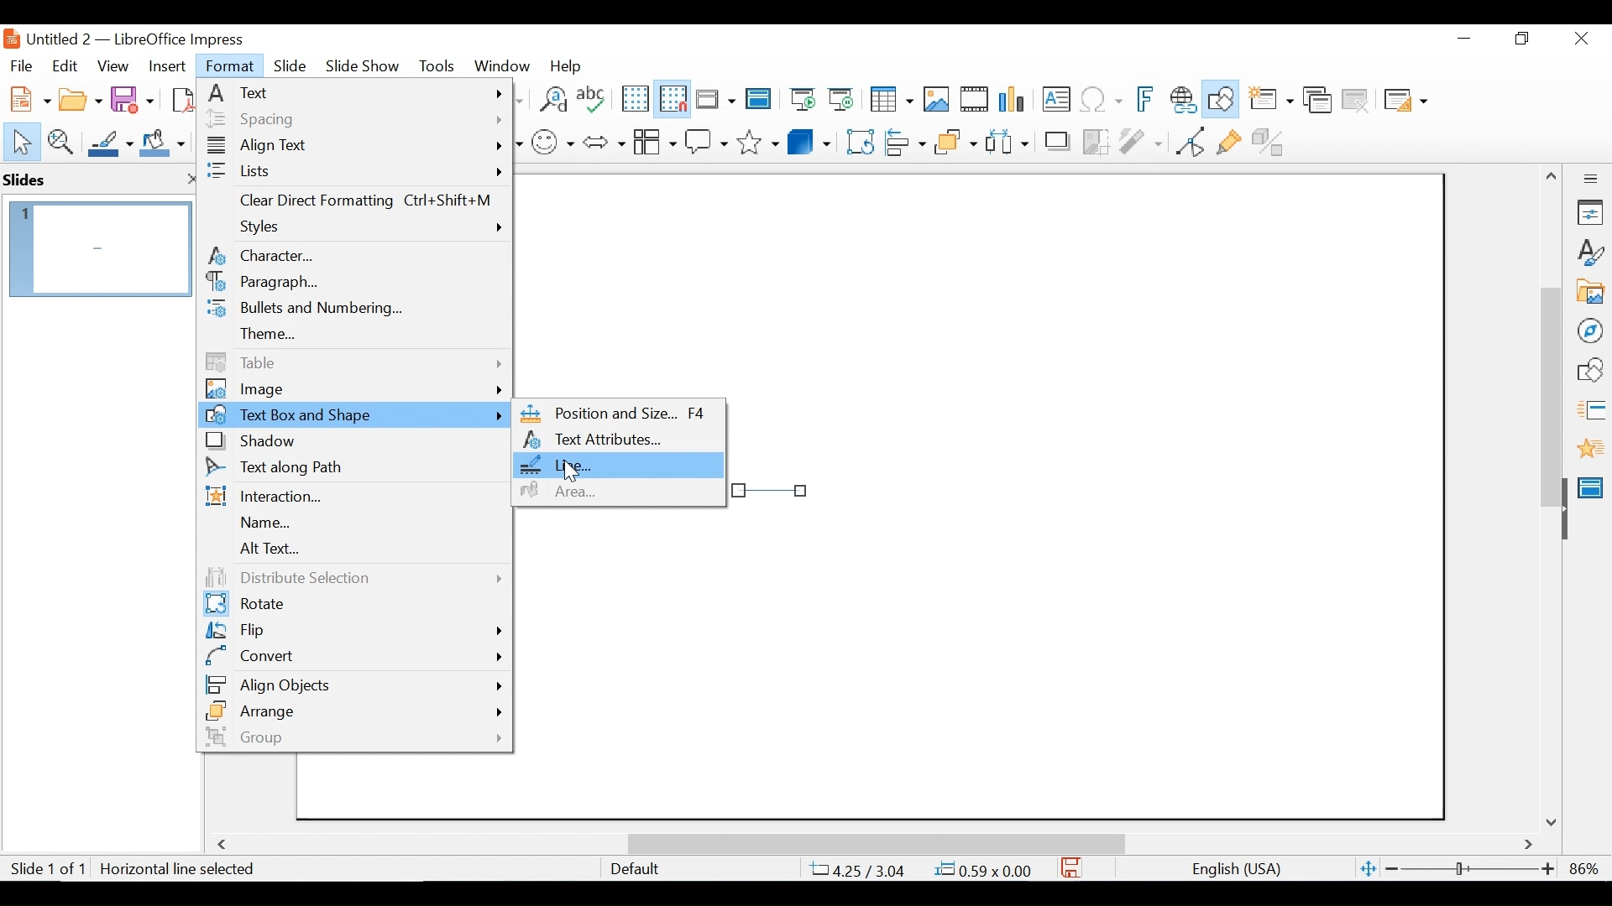 This screenshot has width=1612, height=906. What do you see at coordinates (1270, 101) in the screenshot?
I see `New slide` at bounding box center [1270, 101].